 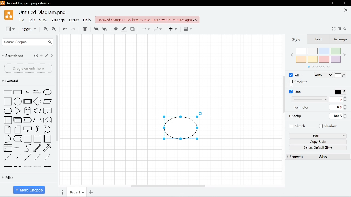 I want to click on Restore down, so click(x=332, y=3).